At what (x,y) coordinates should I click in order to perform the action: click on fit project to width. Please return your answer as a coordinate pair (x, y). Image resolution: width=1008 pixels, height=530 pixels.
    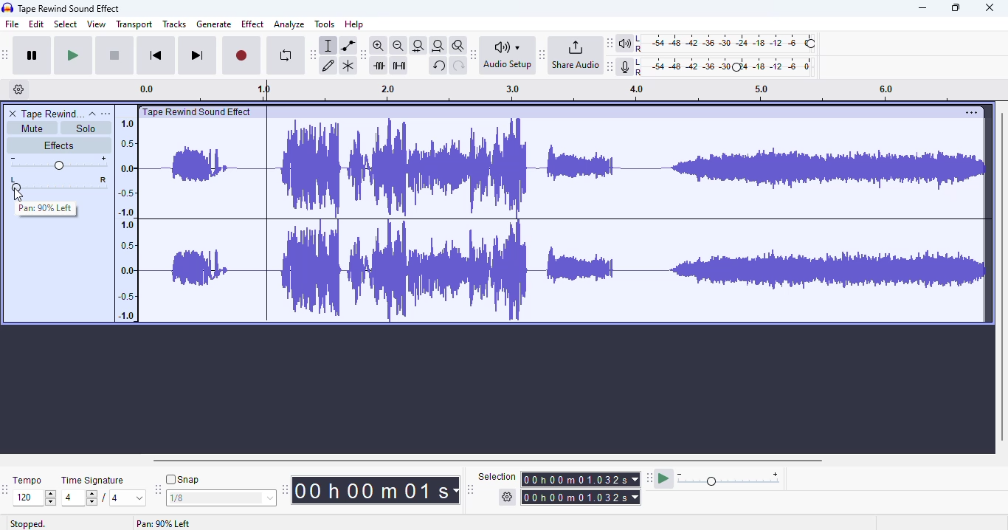
    Looking at the image, I should click on (438, 46).